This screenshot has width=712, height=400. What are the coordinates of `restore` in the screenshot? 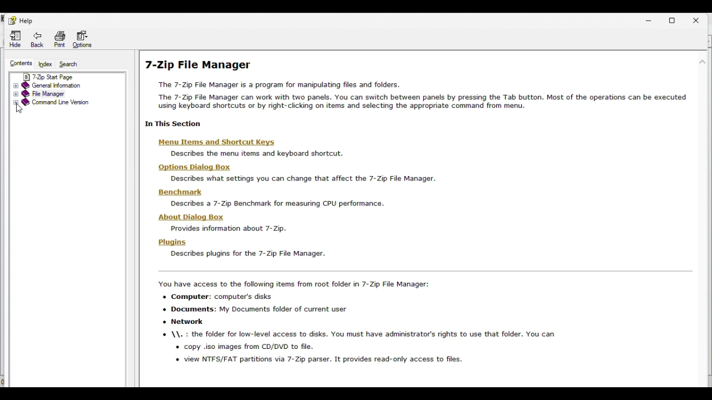 It's located at (676, 19).